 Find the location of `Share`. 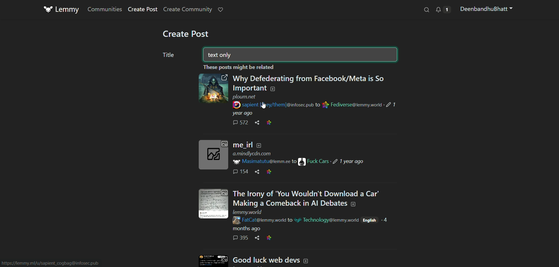

Share is located at coordinates (257, 238).